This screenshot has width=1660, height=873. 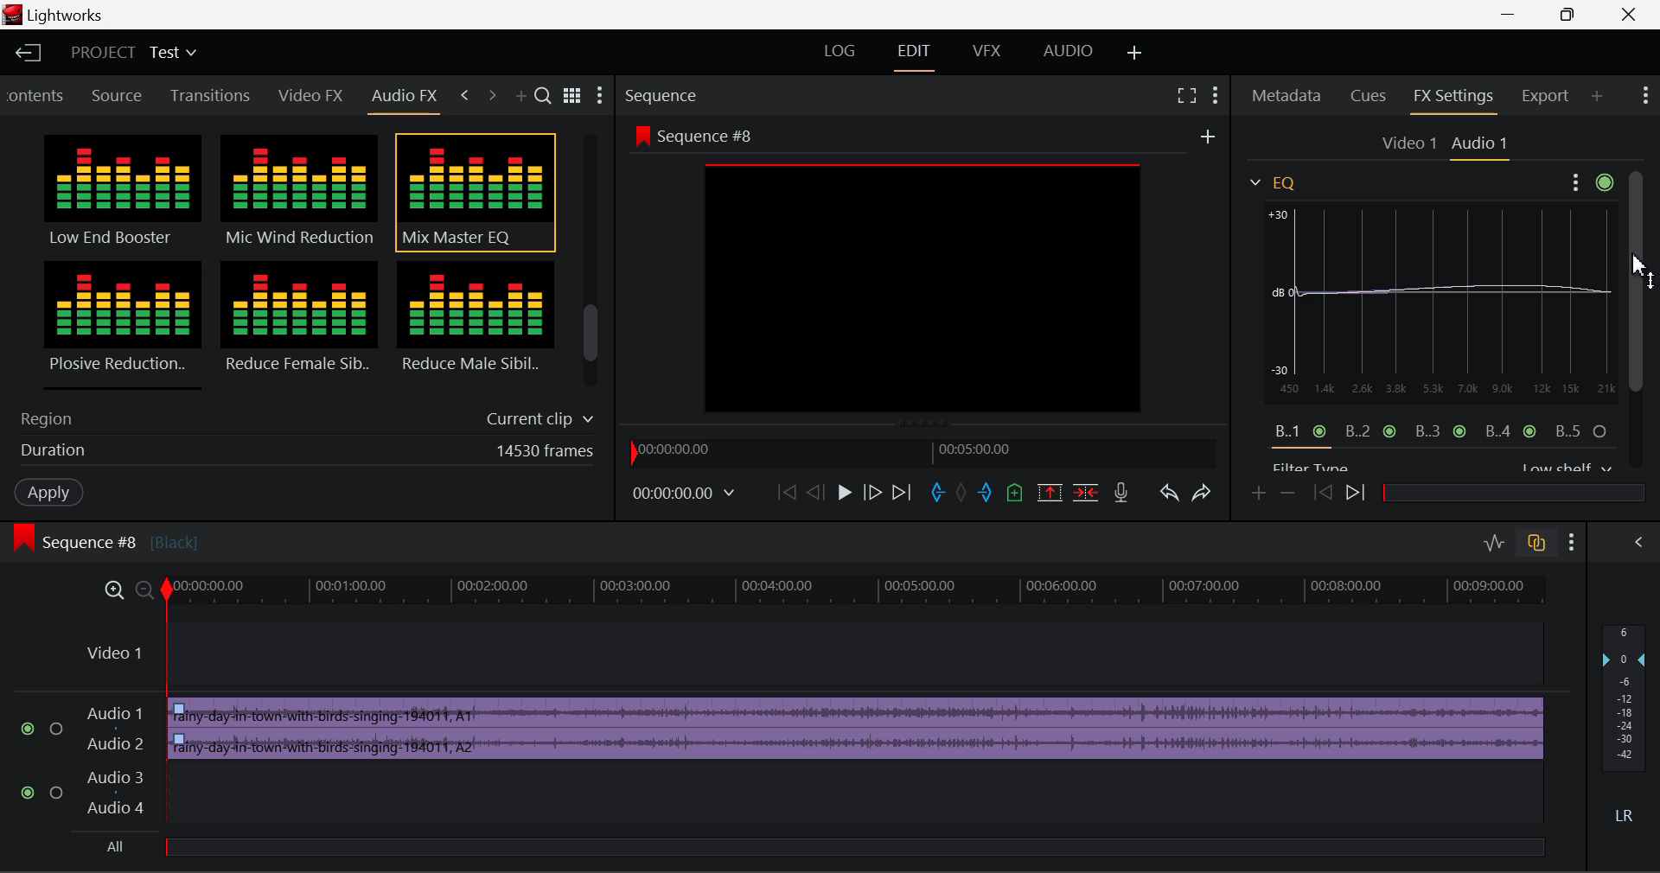 What do you see at coordinates (965, 494) in the screenshot?
I see `Remove all marks` at bounding box center [965, 494].